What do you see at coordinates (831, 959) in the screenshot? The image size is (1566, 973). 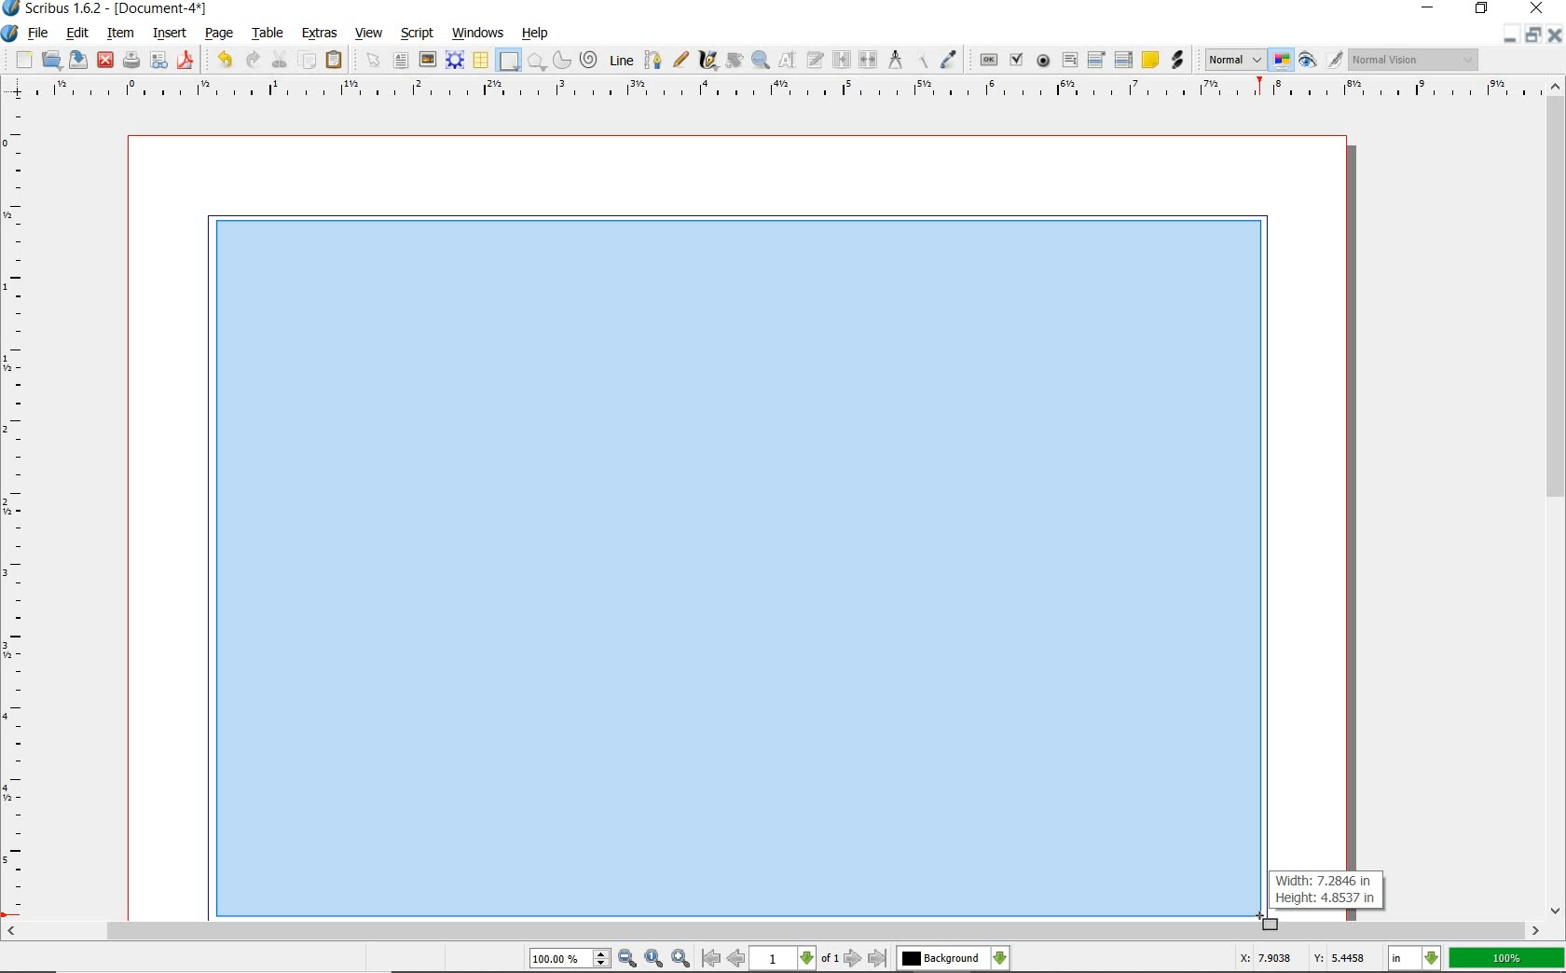 I see `of 1` at bounding box center [831, 959].